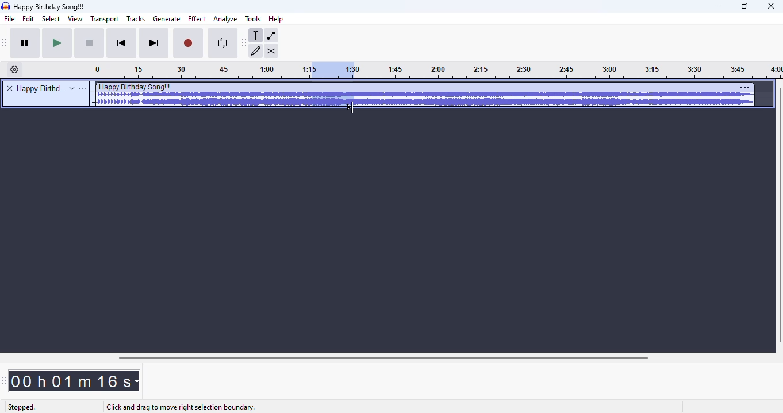 The image size is (783, 413). I want to click on title, so click(50, 7).